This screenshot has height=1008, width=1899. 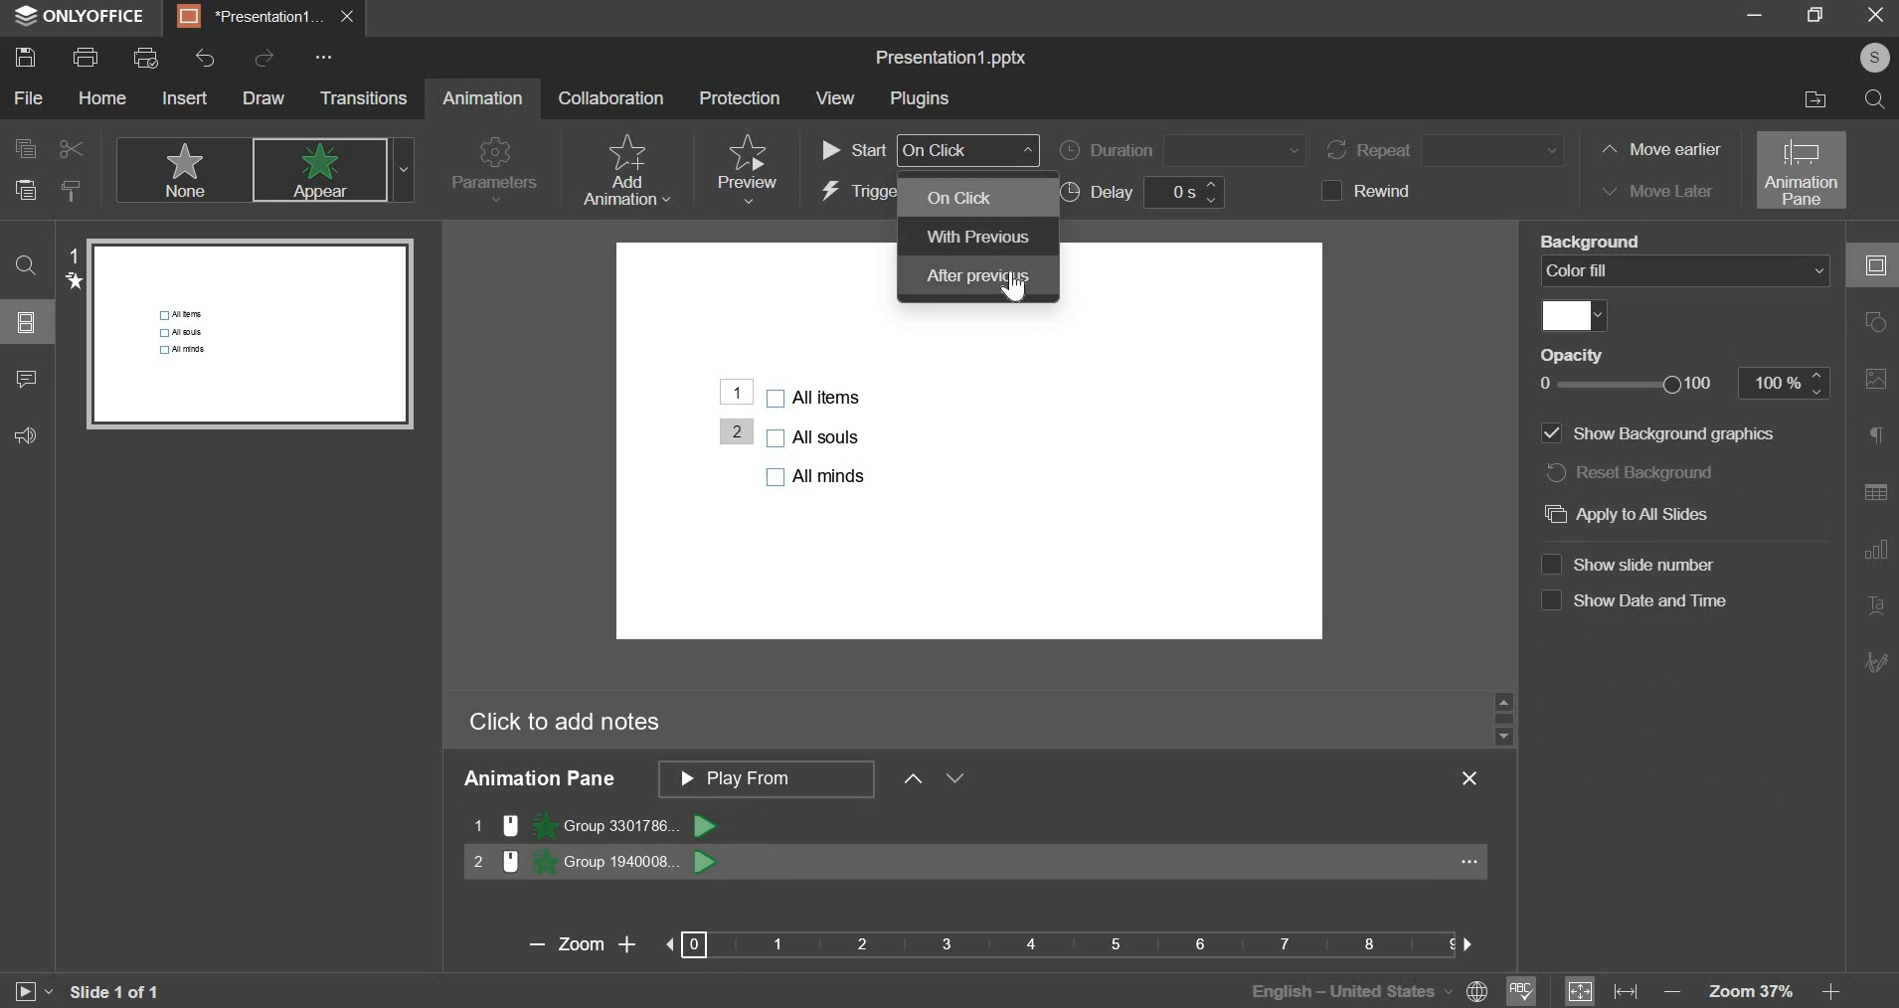 What do you see at coordinates (834, 781) in the screenshot?
I see `animation pane` at bounding box center [834, 781].